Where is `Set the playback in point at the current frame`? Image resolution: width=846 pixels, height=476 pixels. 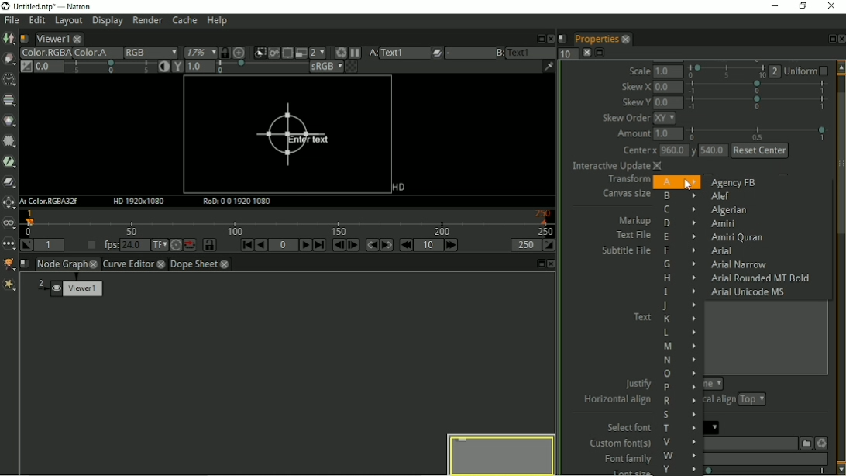 Set the playback in point at the current frame is located at coordinates (26, 245).